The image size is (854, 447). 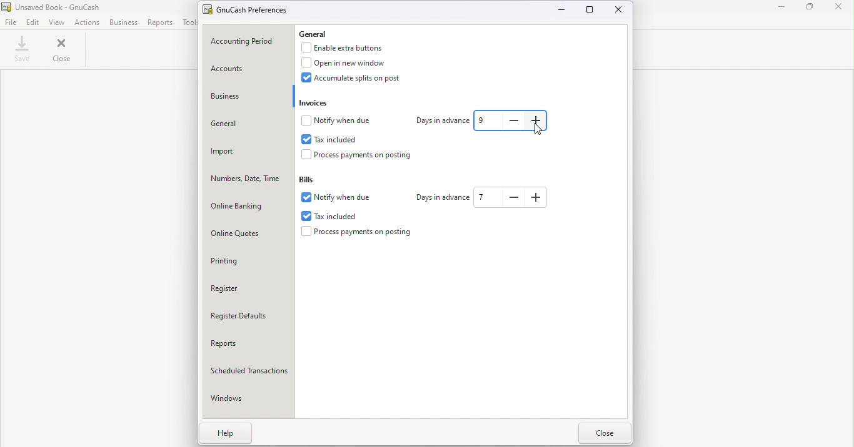 I want to click on Accounts, so click(x=248, y=68).